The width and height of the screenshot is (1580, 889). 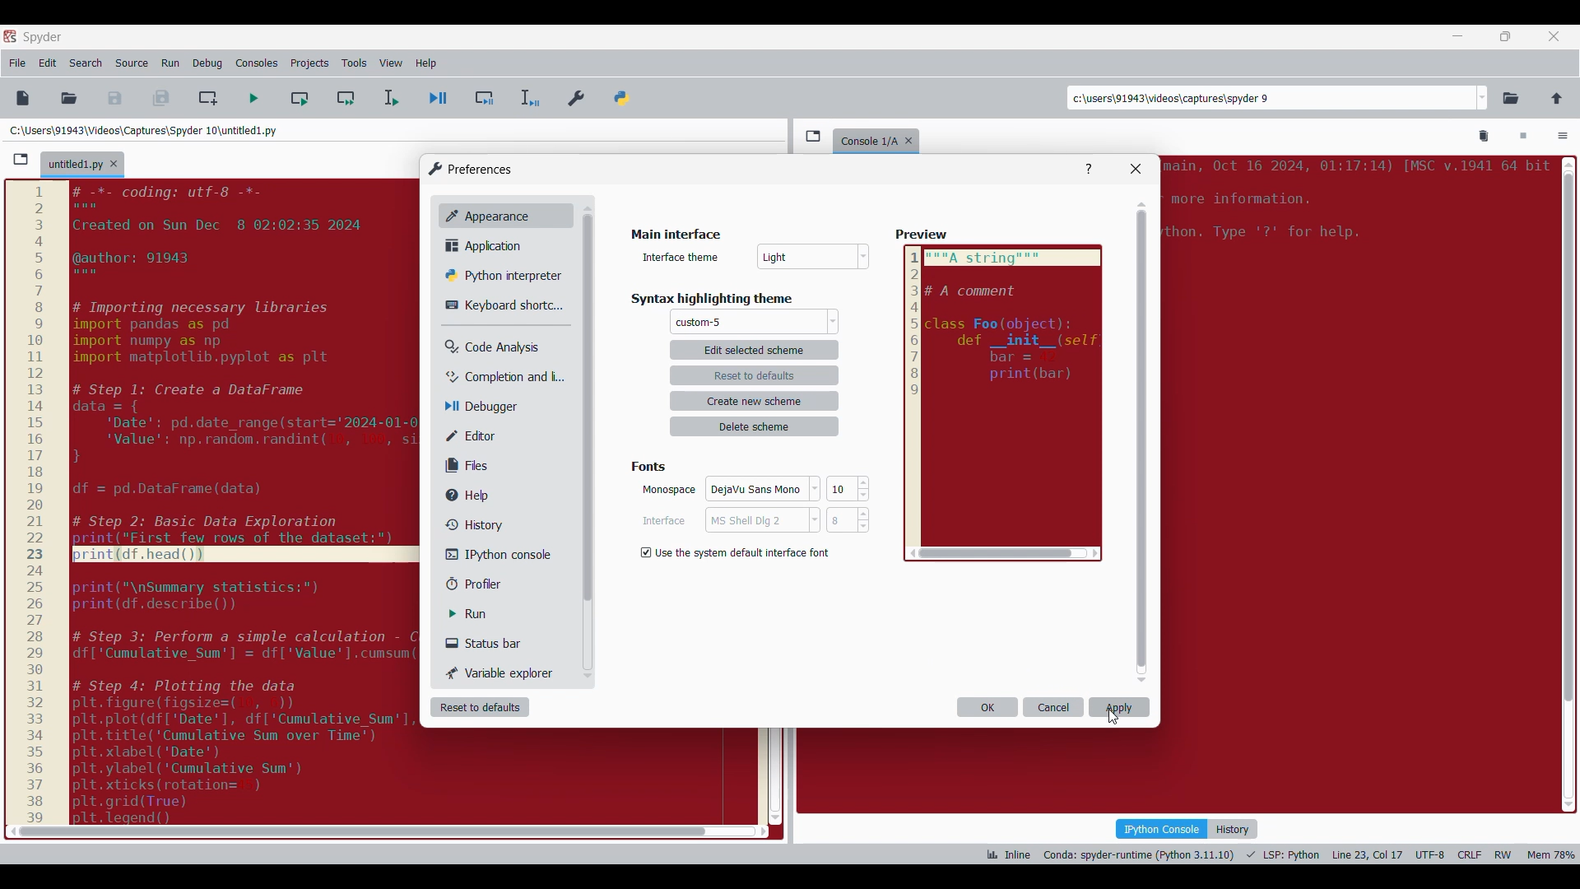 I want to click on IPython console, so click(x=1161, y=828).